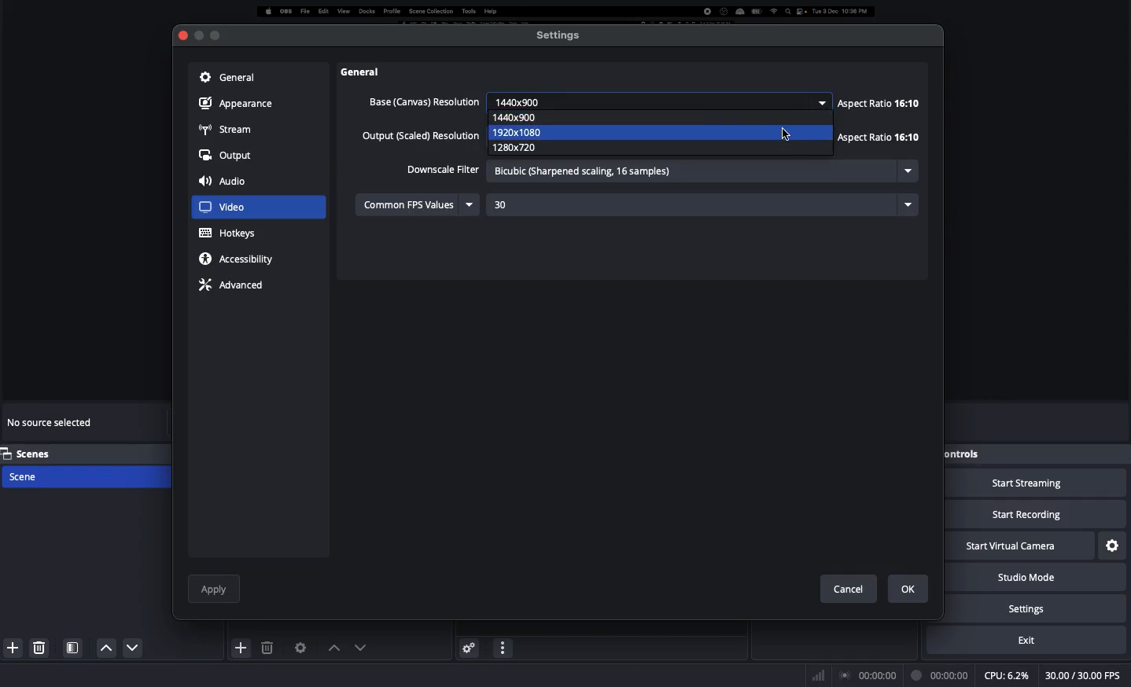 The width and height of the screenshot is (1131, 687). What do you see at coordinates (1037, 516) in the screenshot?
I see `Start recording` at bounding box center [1037, 516].